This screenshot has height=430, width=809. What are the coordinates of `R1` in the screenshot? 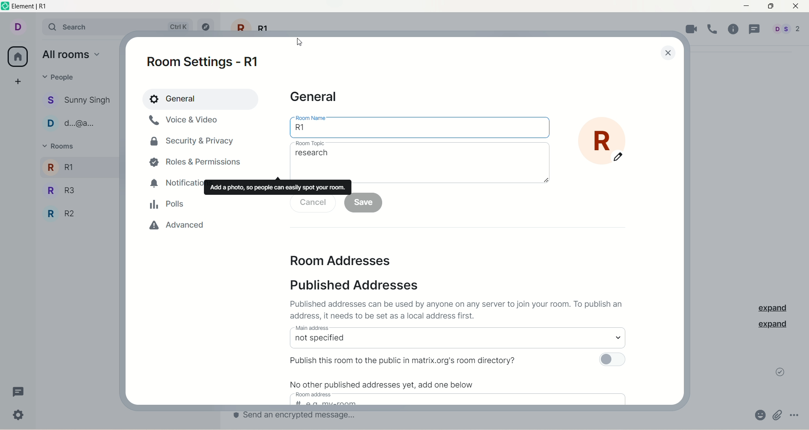 It's located at (62, 167).